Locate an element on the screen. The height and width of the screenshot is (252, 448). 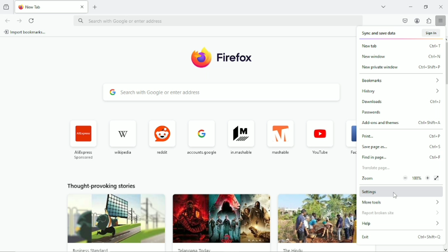
New private window is located at coordinates (401, 67).